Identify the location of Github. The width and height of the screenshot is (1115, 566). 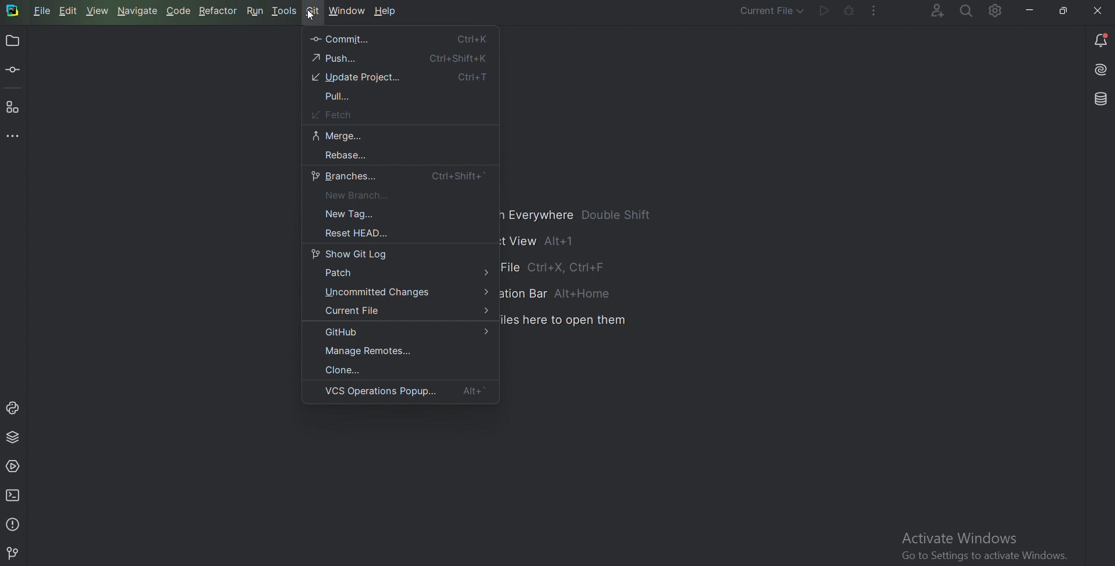
(404, 332).